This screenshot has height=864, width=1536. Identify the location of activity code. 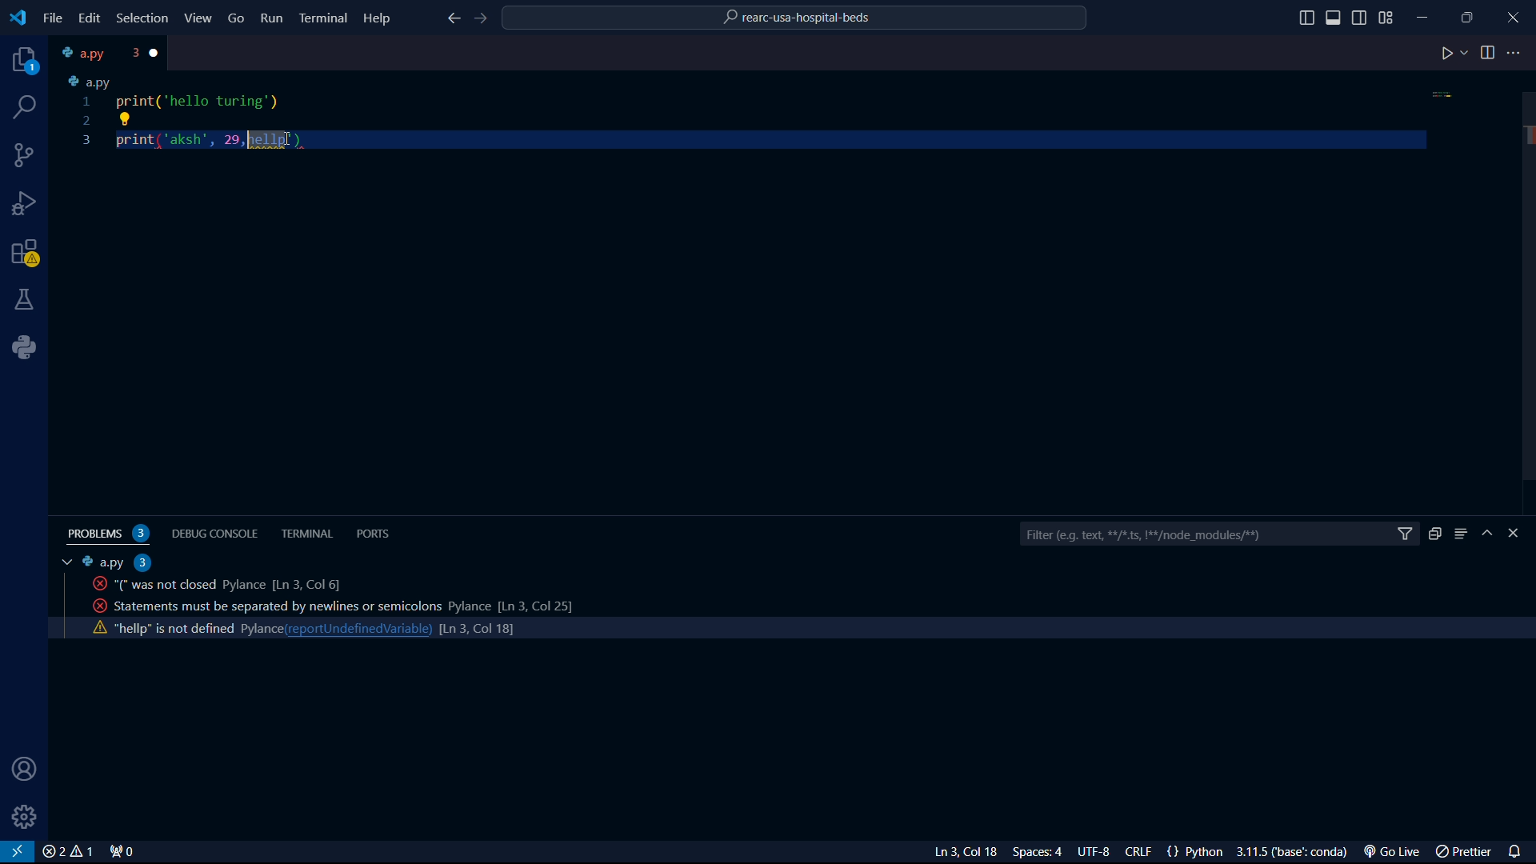
(211, 584).